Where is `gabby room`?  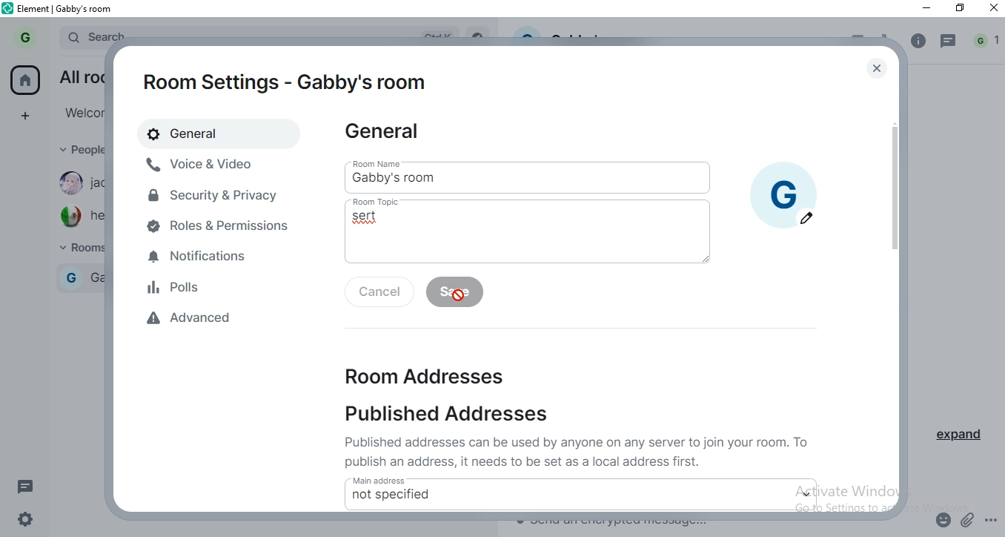
gabby room is located at coordinates (83, 276).